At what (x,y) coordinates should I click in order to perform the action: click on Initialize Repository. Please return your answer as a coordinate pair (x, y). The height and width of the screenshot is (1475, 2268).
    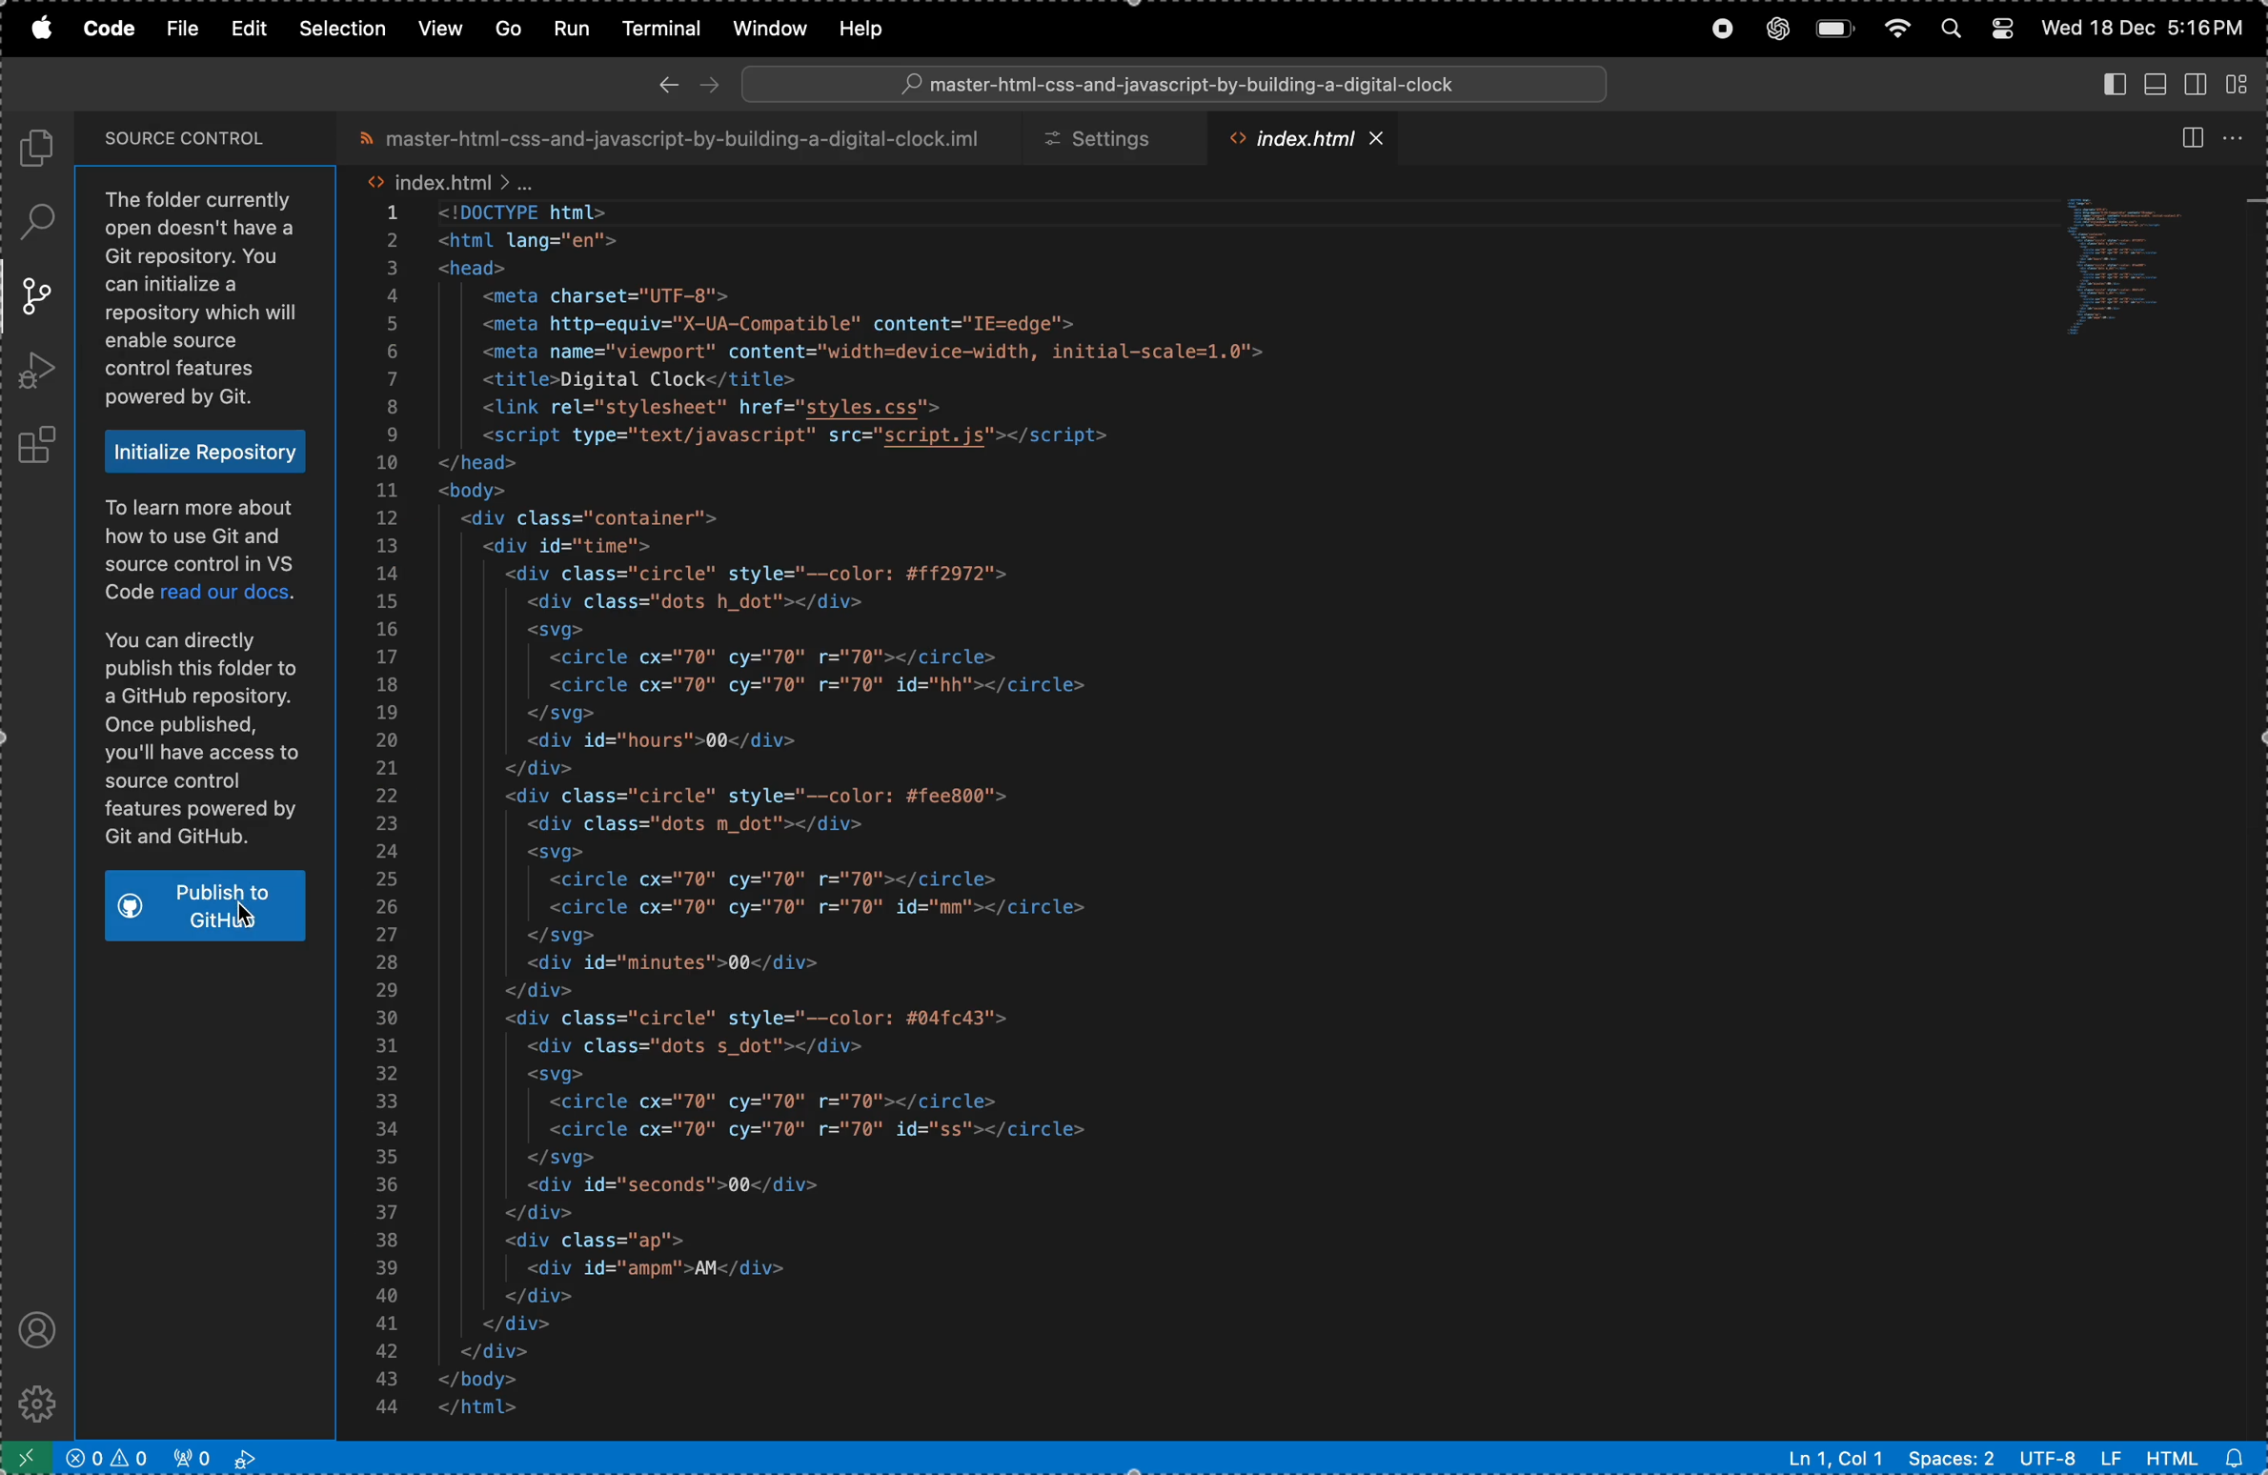
    Looking at the image, I should click on (206, 453).